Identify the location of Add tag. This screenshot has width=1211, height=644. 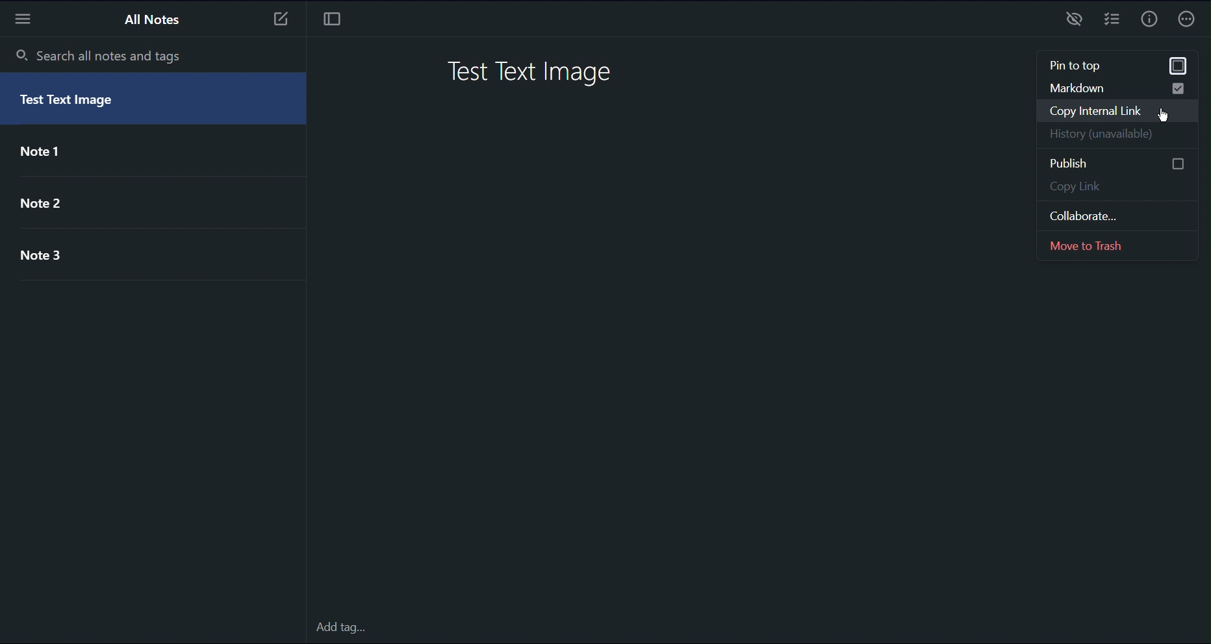
(344, 628).